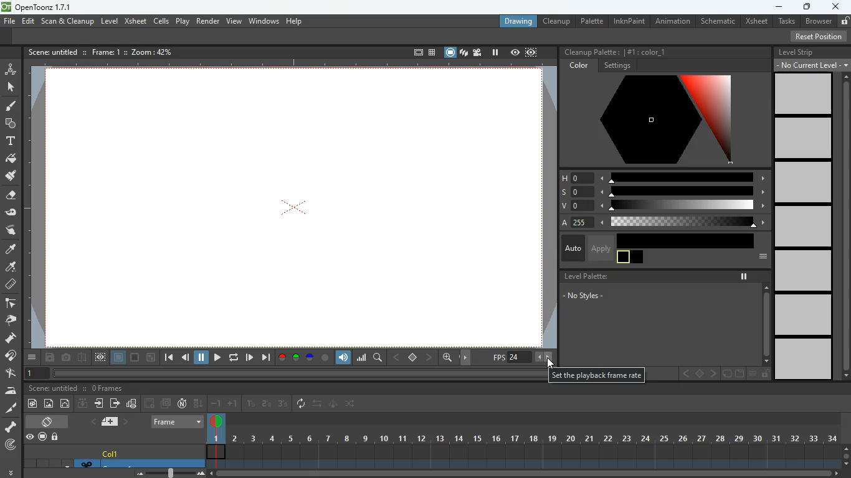 The width and height of the screenshot is (851, 478). I want to click on record, so click(42, 437).